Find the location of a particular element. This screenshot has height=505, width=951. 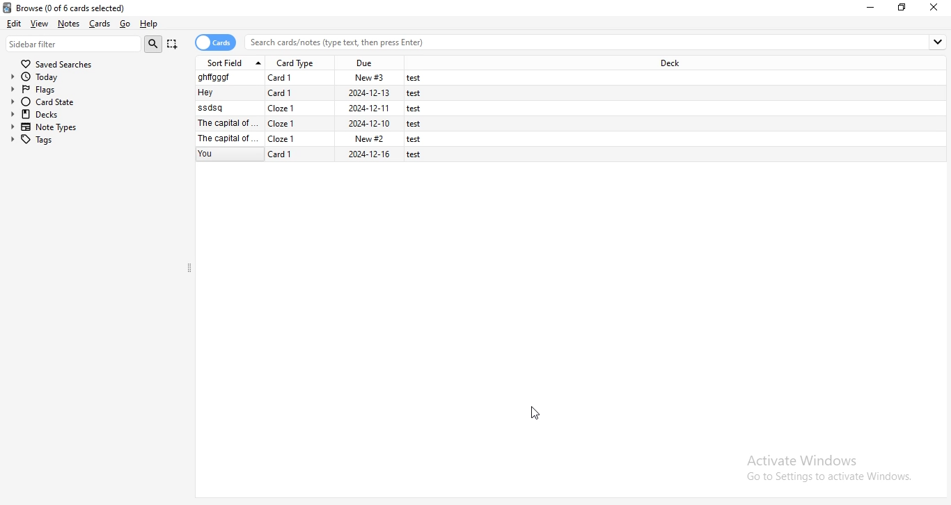

File is located at coordinates (317, 155).